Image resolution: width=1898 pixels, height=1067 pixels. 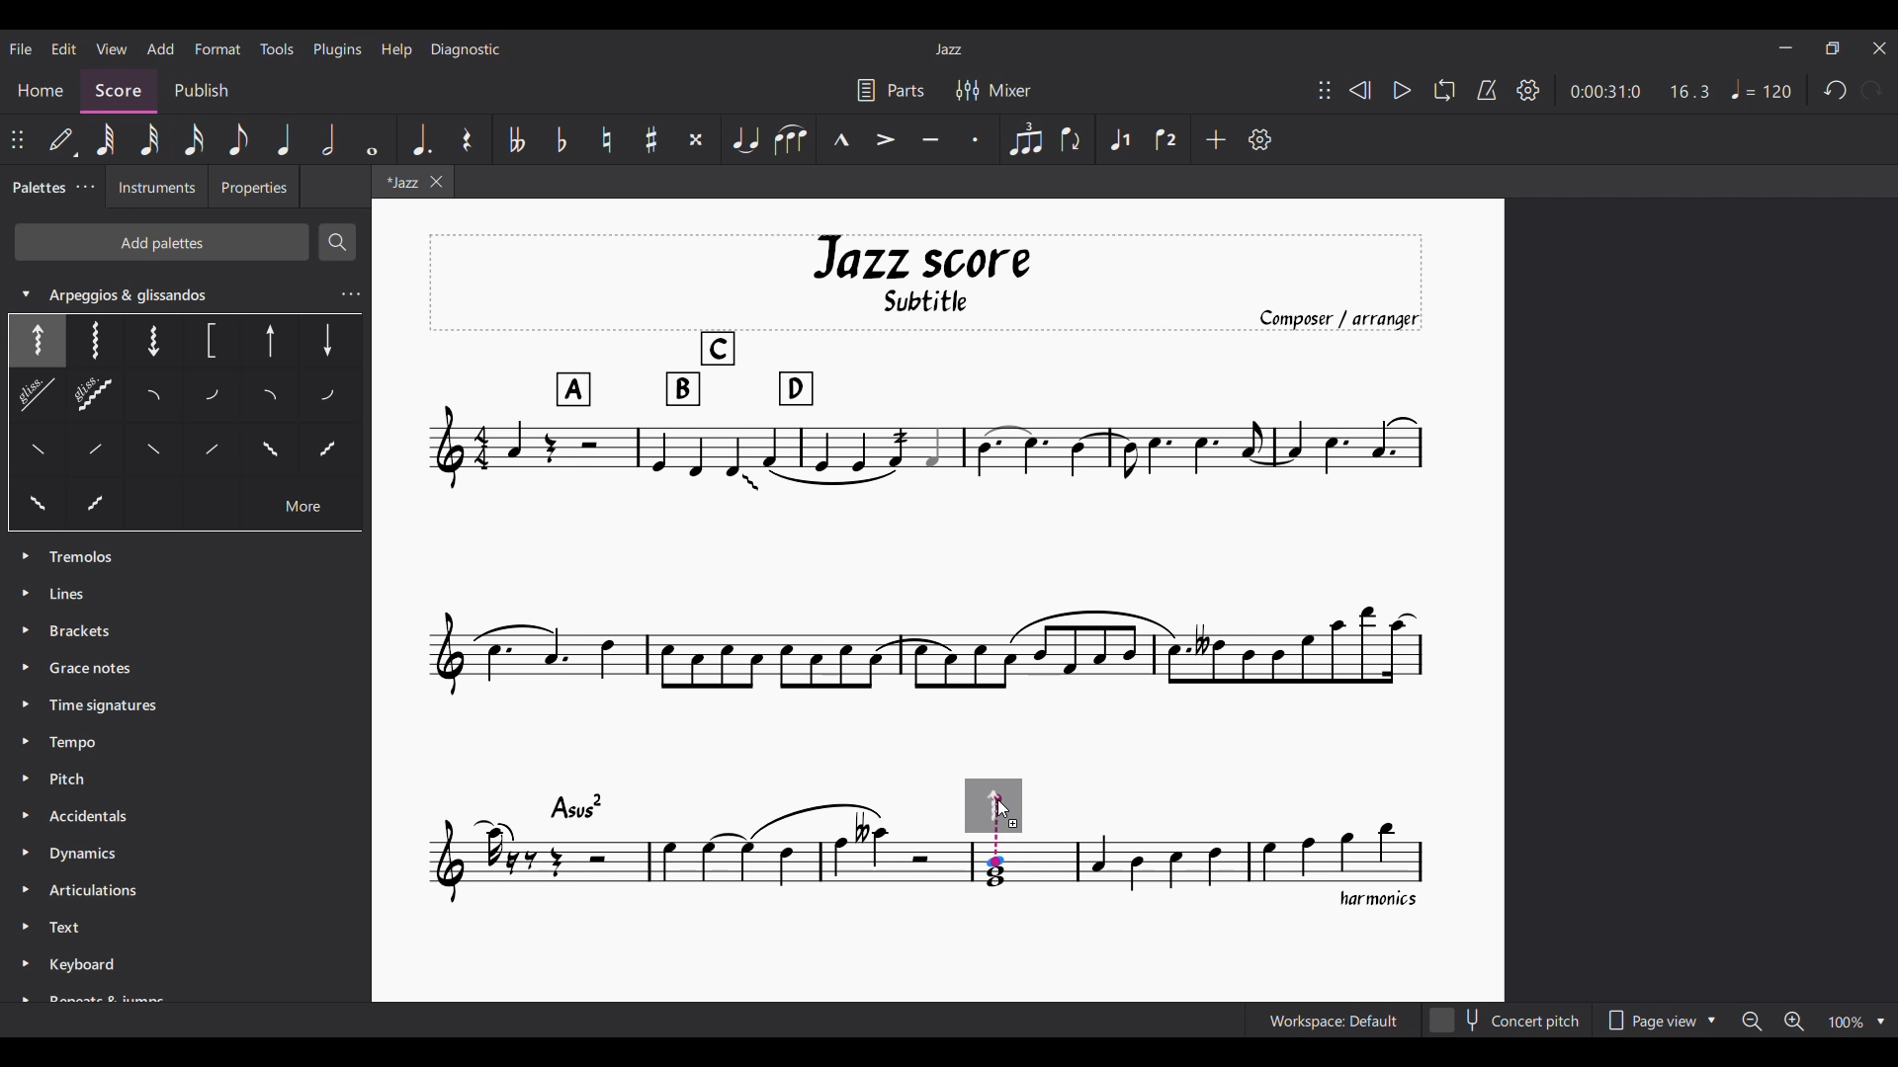 I want to click on Change position, so click(x=1325, y=90).